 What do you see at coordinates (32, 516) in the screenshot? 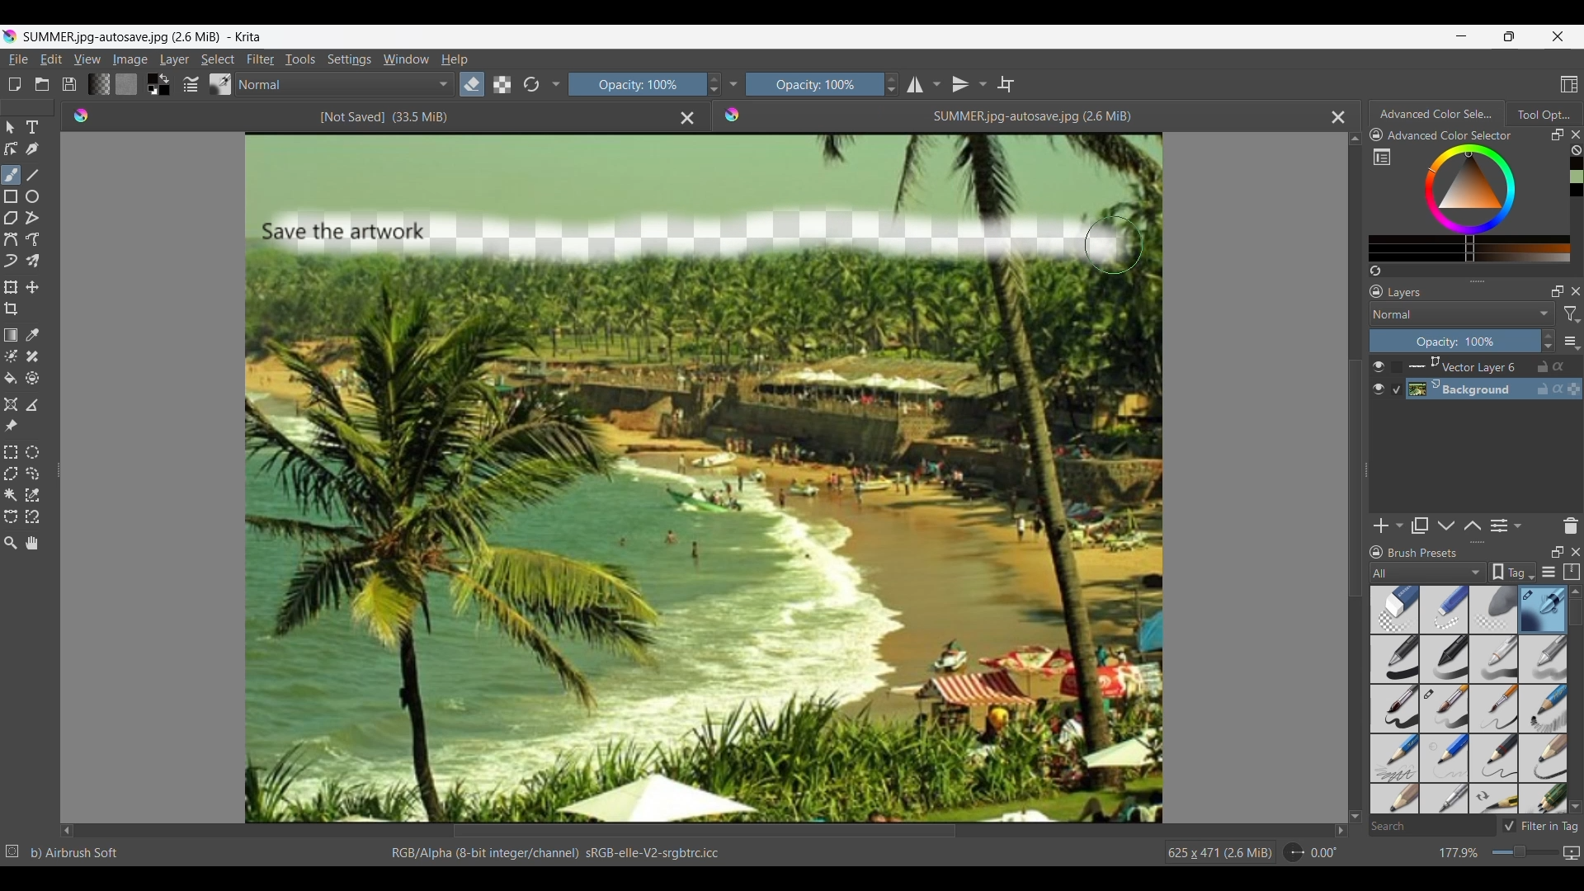
I see `Magnetic curve selection tool` at bounding box center [32, 516].